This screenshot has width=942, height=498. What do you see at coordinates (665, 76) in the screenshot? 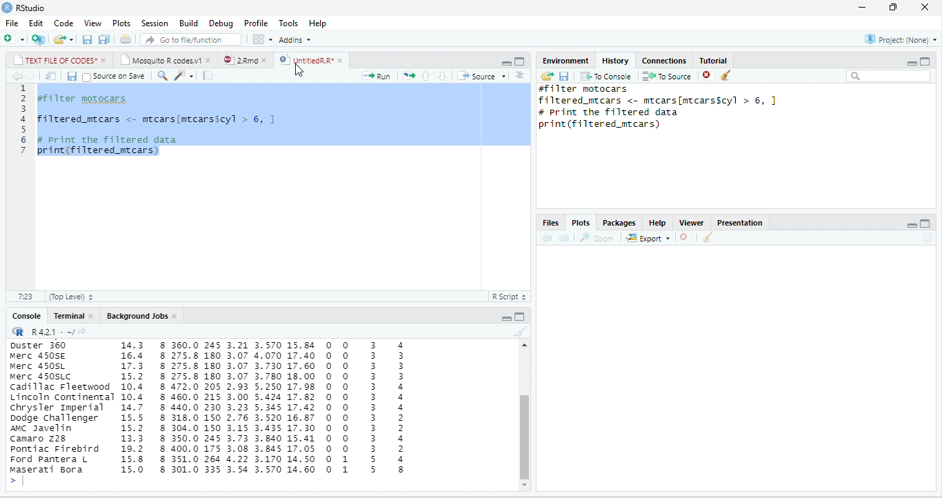
I see `To source` at bounding box center [665, 76].